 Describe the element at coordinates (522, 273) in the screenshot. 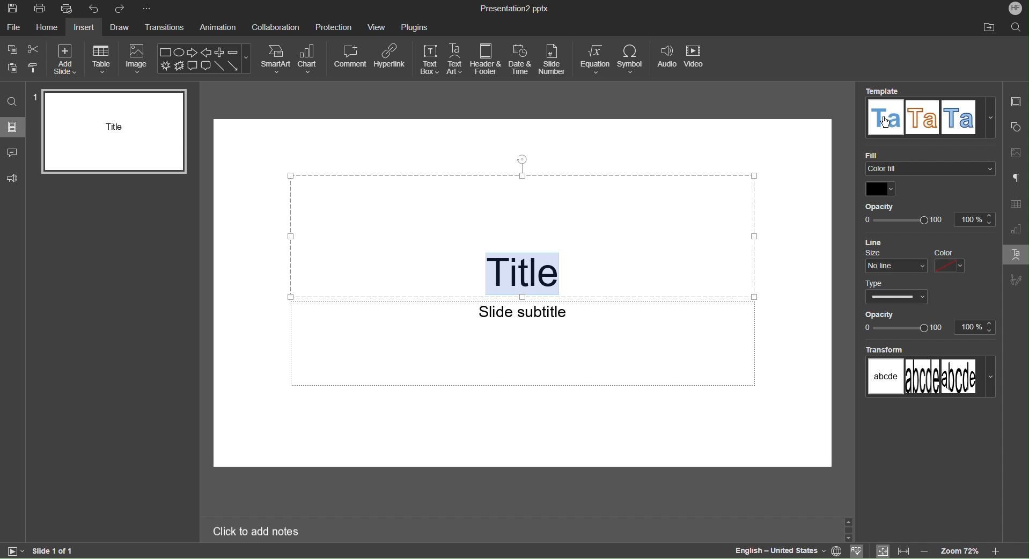

I see `Title Selected` at that location.